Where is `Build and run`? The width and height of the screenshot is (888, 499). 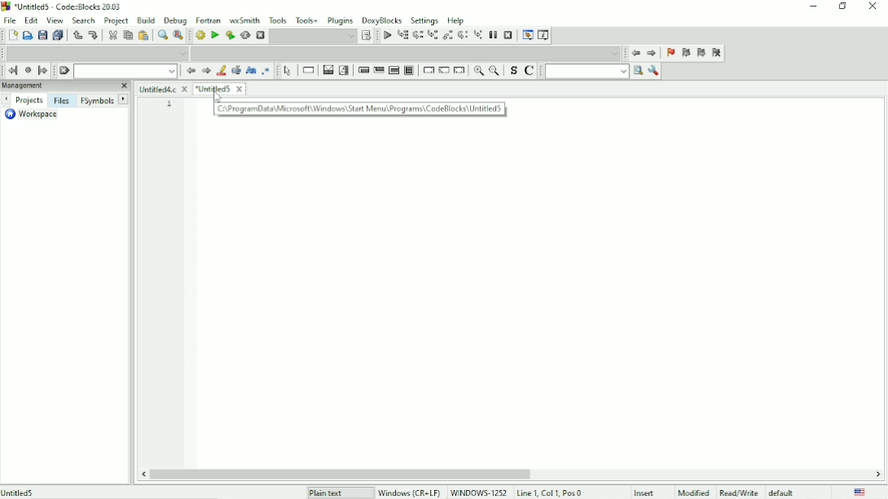 Build and run is located at coordinates (229, 35).